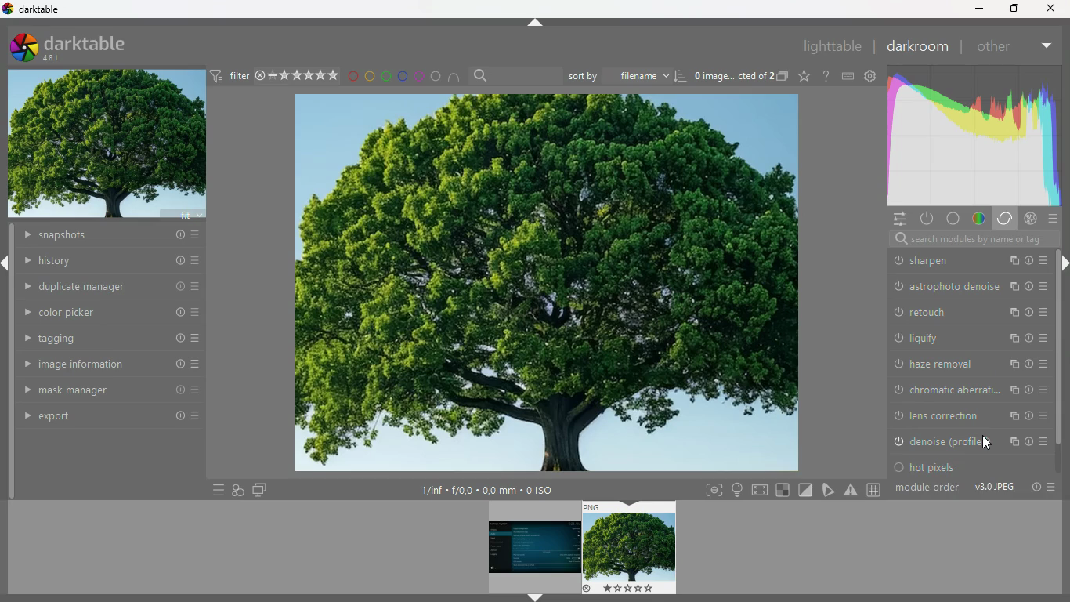  What do you see at coordinates (1028, 258) in the screenshot?
I see `more` at bounding box center [1028, 258].